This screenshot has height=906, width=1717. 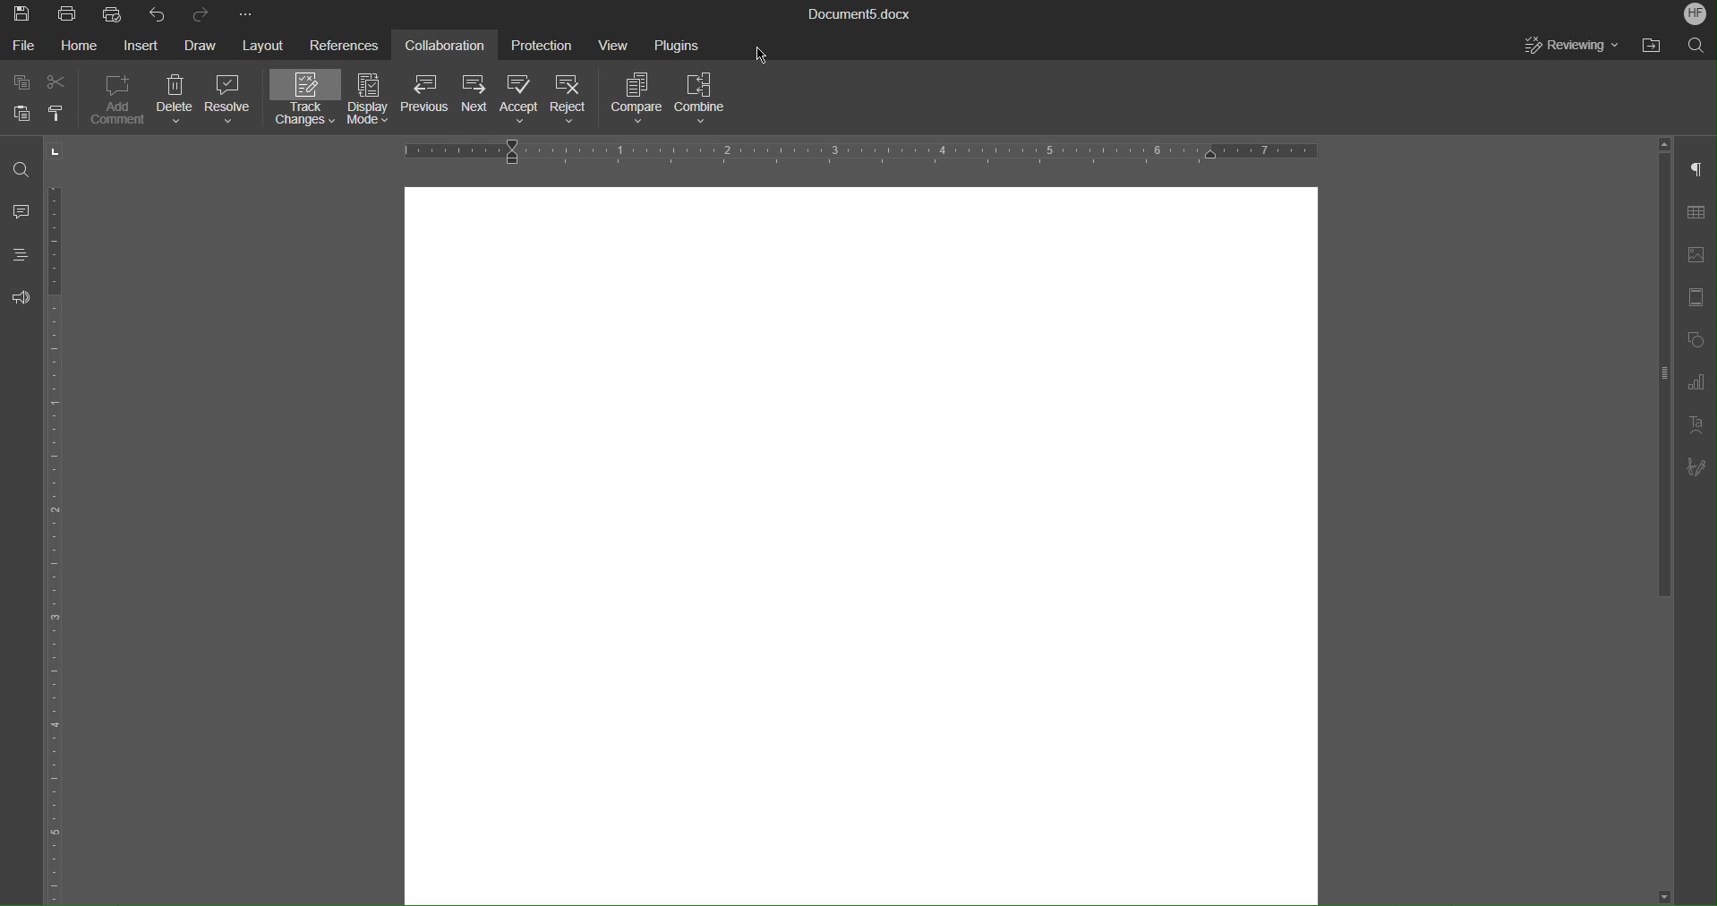 I want to click on Undo, so click(x=155, y=13).